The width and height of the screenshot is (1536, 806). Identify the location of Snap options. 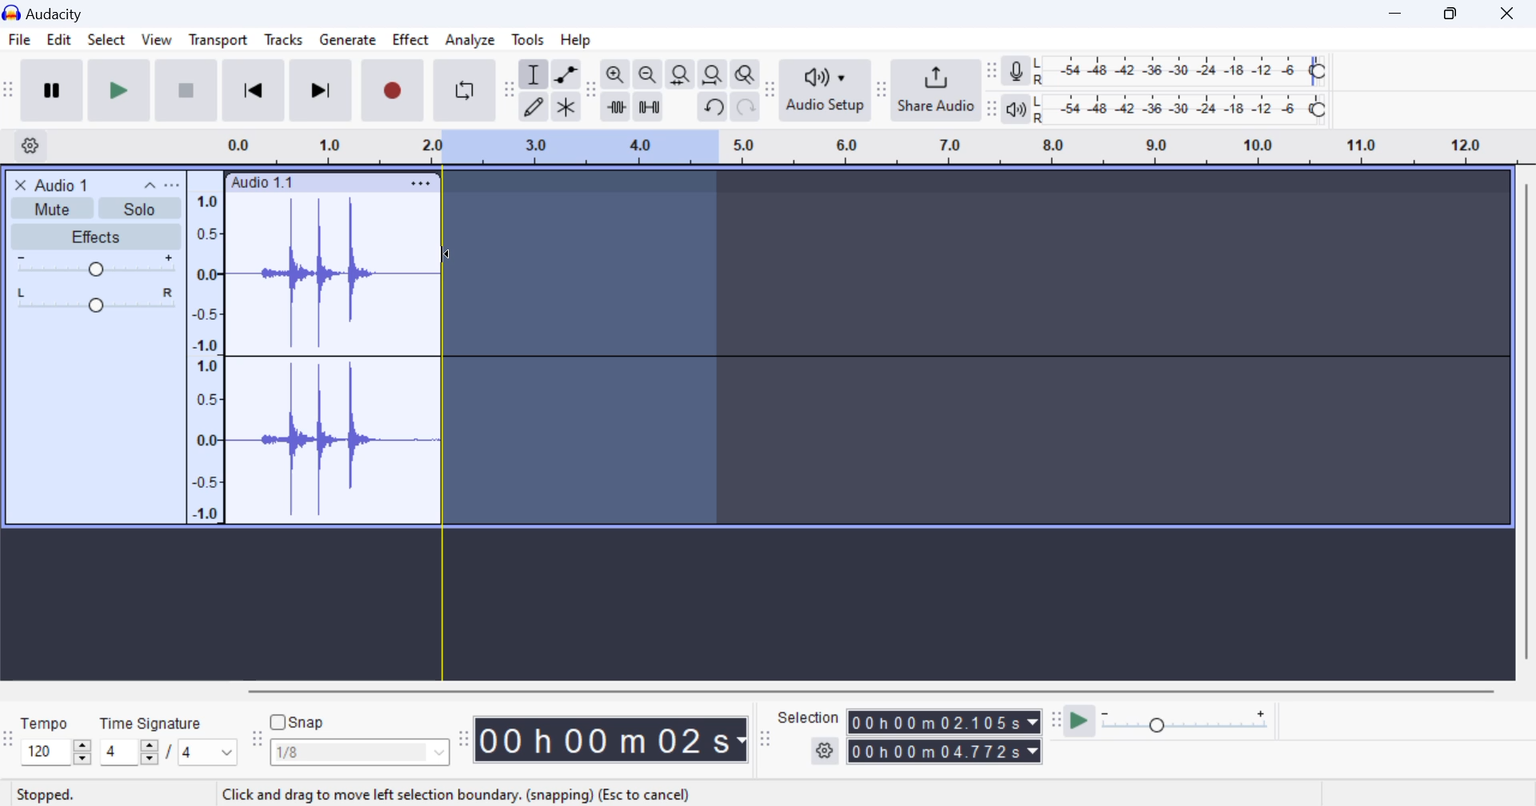
(362, 756).